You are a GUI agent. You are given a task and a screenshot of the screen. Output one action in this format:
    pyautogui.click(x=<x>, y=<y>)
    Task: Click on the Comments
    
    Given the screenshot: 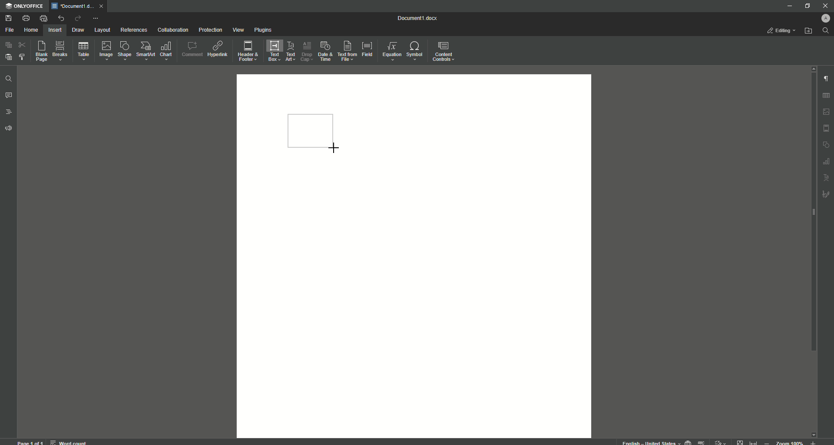 What is the action you would take?
    pyautogui.click(x=9, y=96)
    